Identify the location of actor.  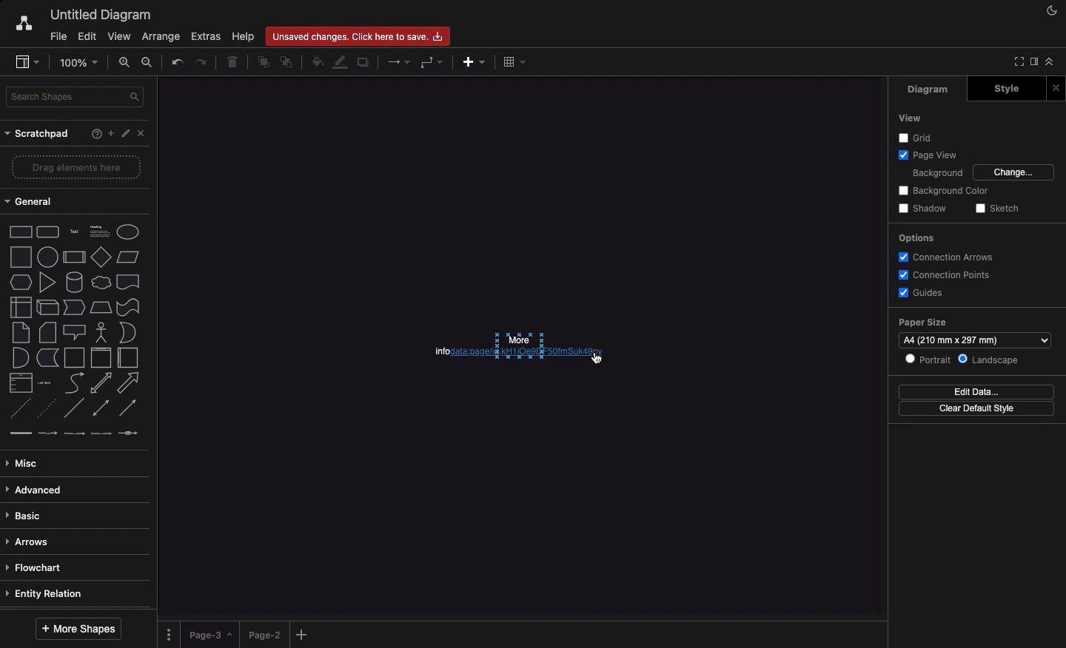
(100, 333).